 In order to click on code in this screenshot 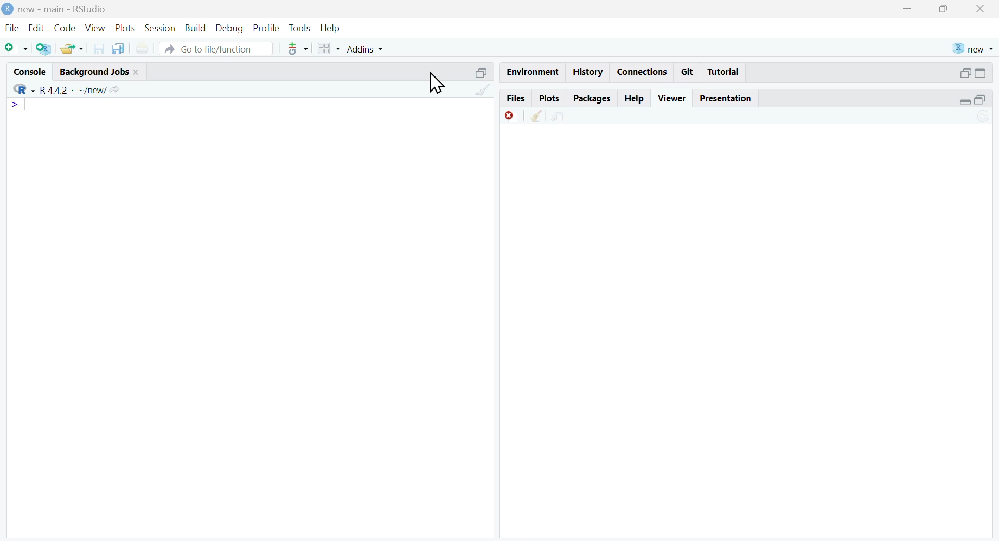, I will do `click(65, 28)`.